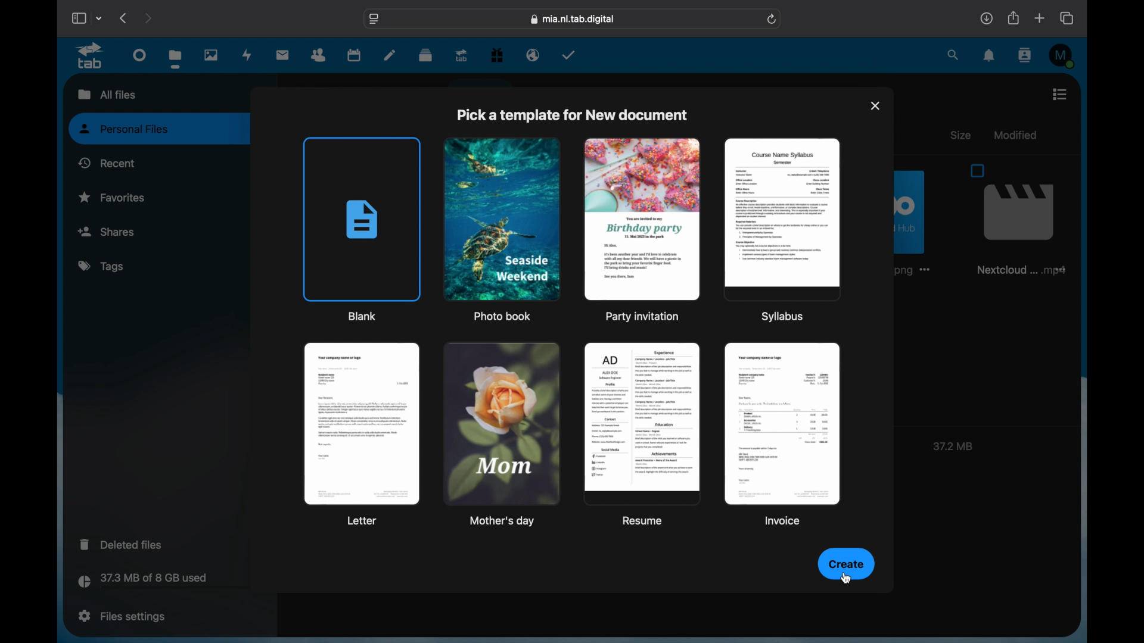 The image size is (1144, 643). Describe the element at coordinates (502, 433) in the screenshot. I see `mother's day` at that location.